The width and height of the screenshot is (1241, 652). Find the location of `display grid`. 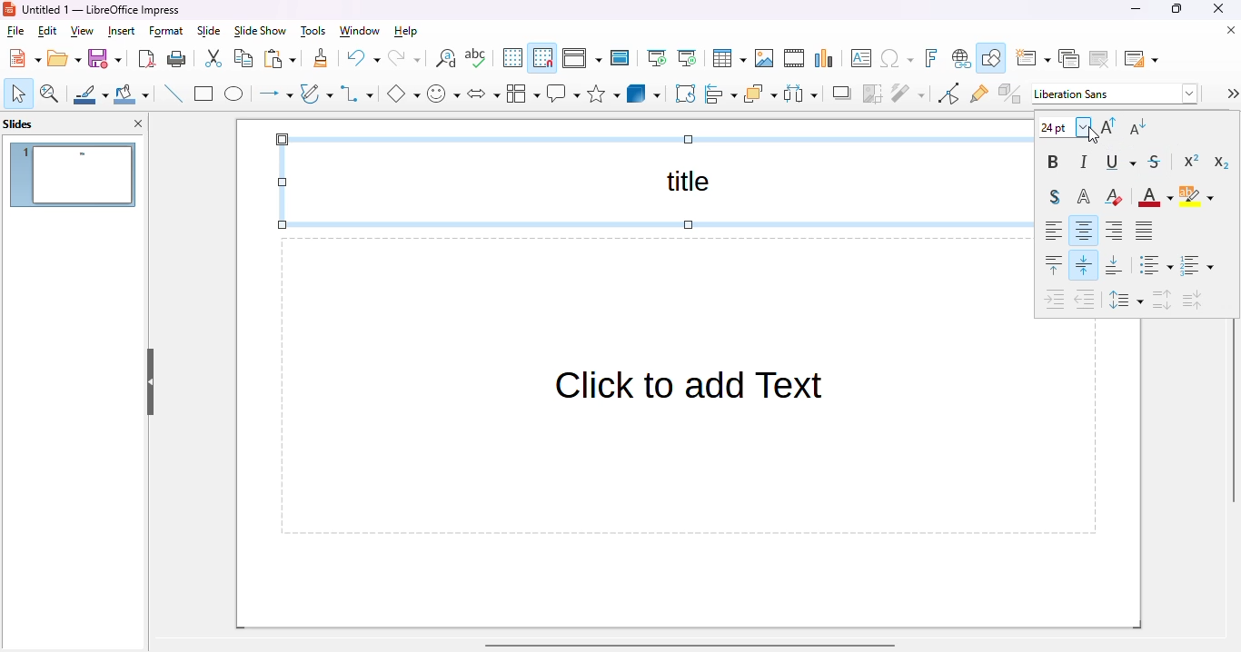

display grid is located at coordinates (512, 57).